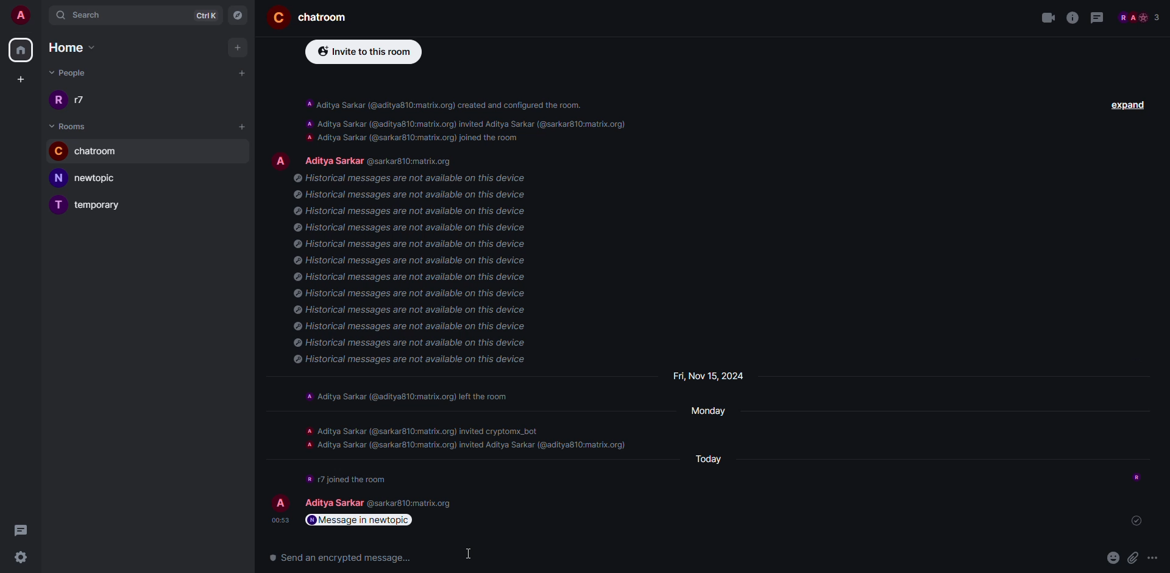  I want to click on info, so click(1072, 18).